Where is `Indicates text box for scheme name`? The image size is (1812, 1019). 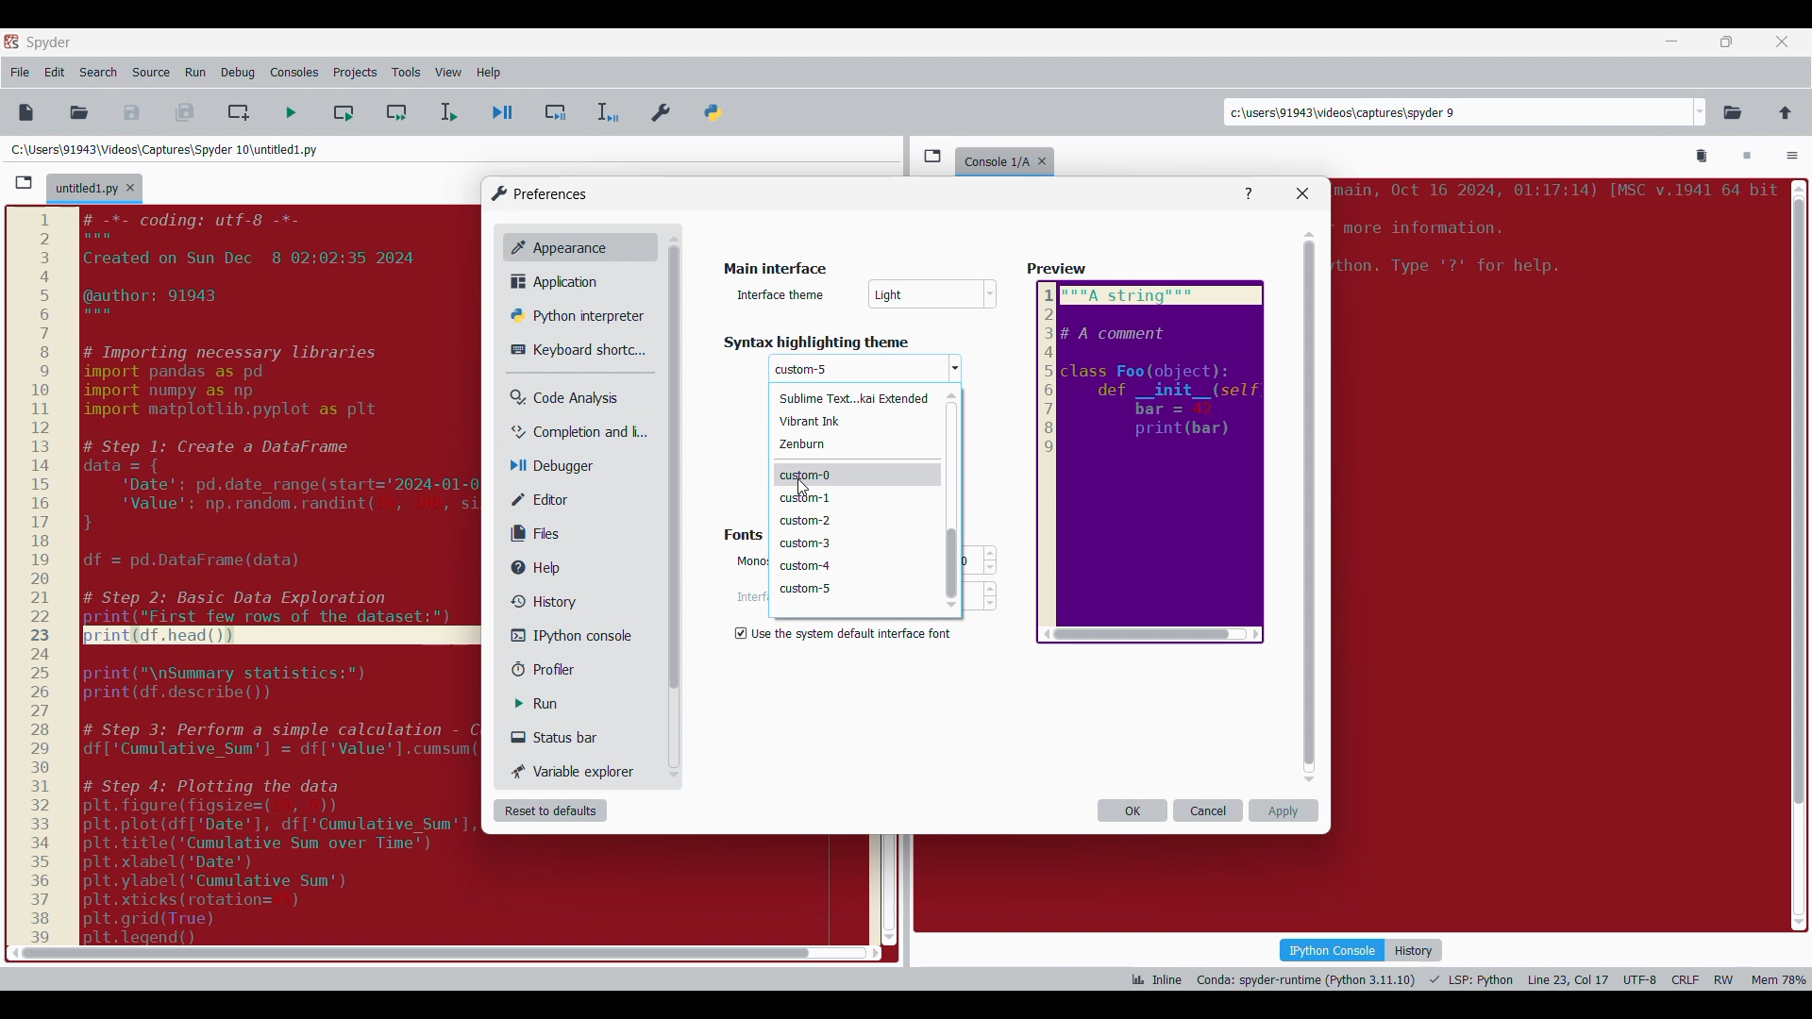 Indicates text box for scheme name is located at coordinates (782, 293).